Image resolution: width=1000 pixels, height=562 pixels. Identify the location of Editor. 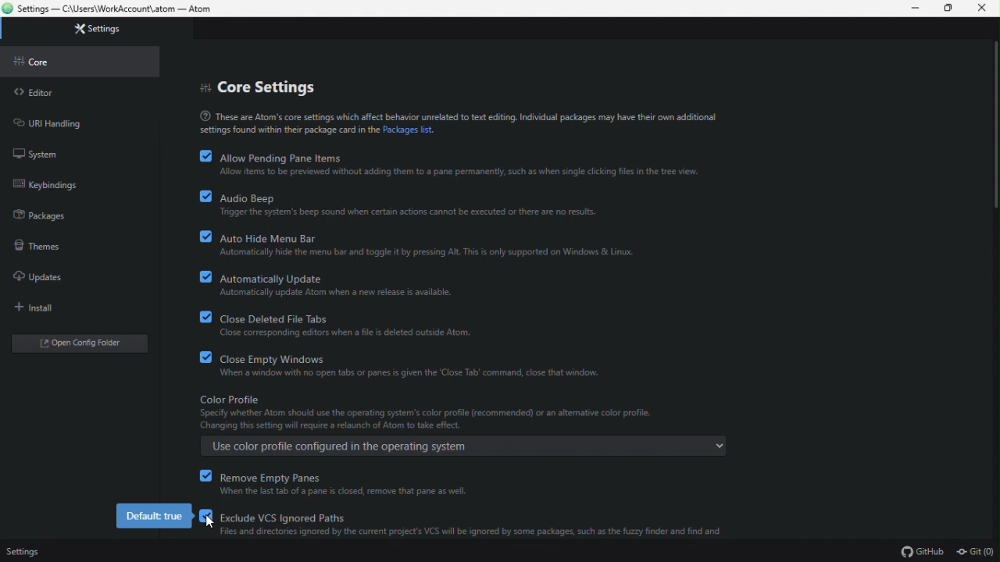
(80, 91).